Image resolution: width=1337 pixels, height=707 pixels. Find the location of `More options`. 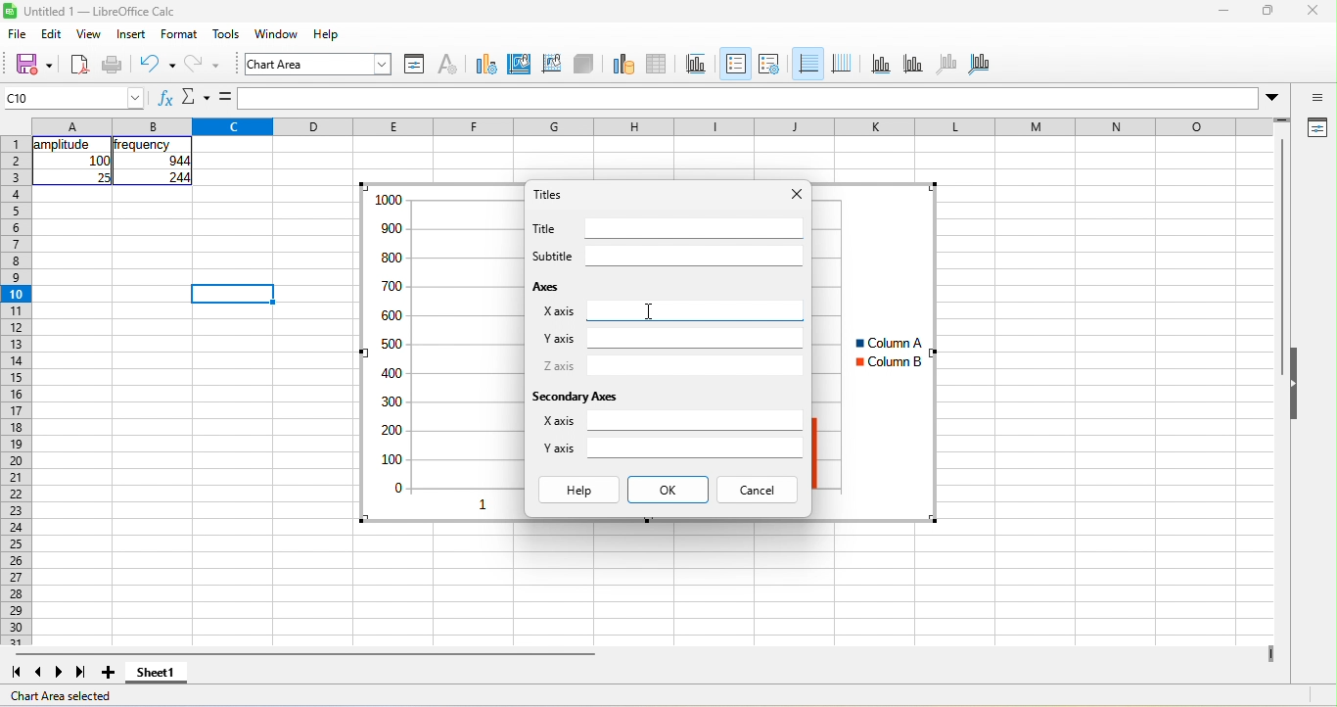

More options is located at coordinates (1271, 99).